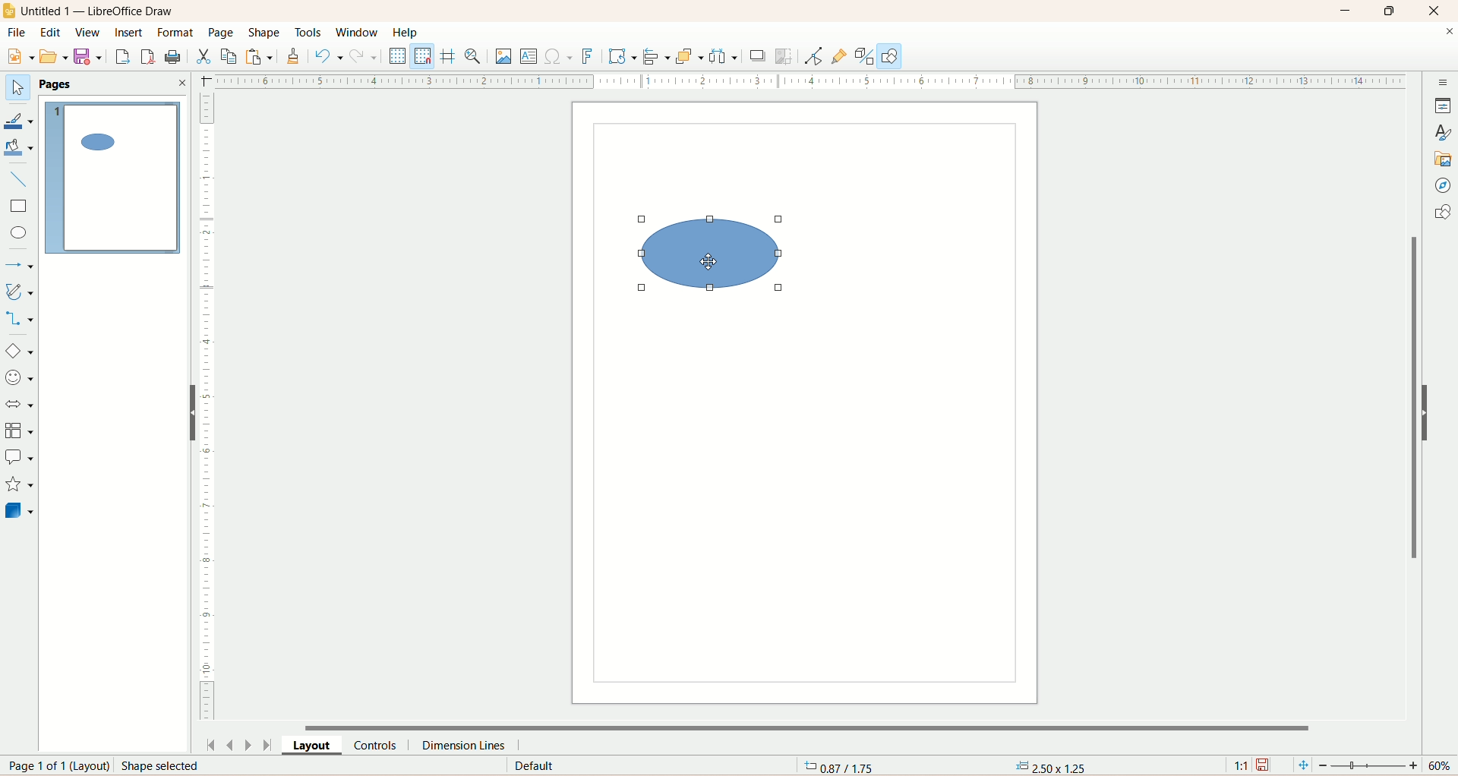 The height and width of the screenshot is (776, 1458). Describe the element at coordinates (18, 379) in the screenshot. I see `symbol shapes` at that location.